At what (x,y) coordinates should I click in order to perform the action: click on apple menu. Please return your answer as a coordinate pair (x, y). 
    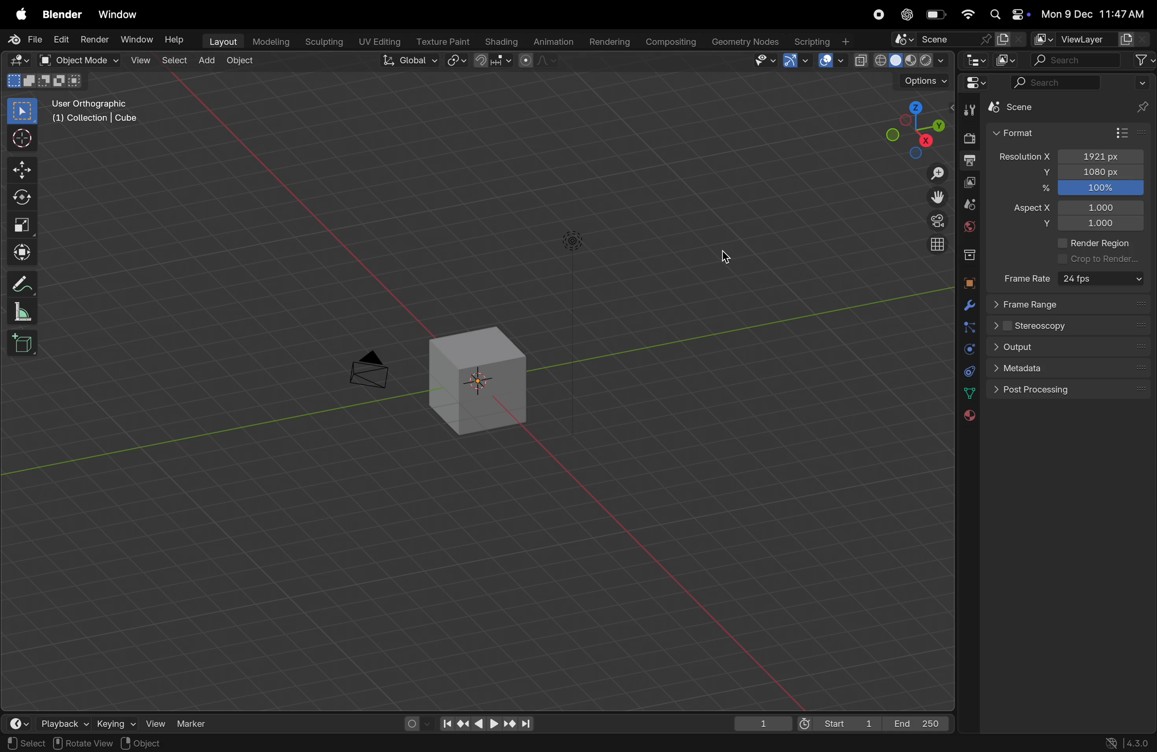
    Looking at the image, I should click on (20, 14).